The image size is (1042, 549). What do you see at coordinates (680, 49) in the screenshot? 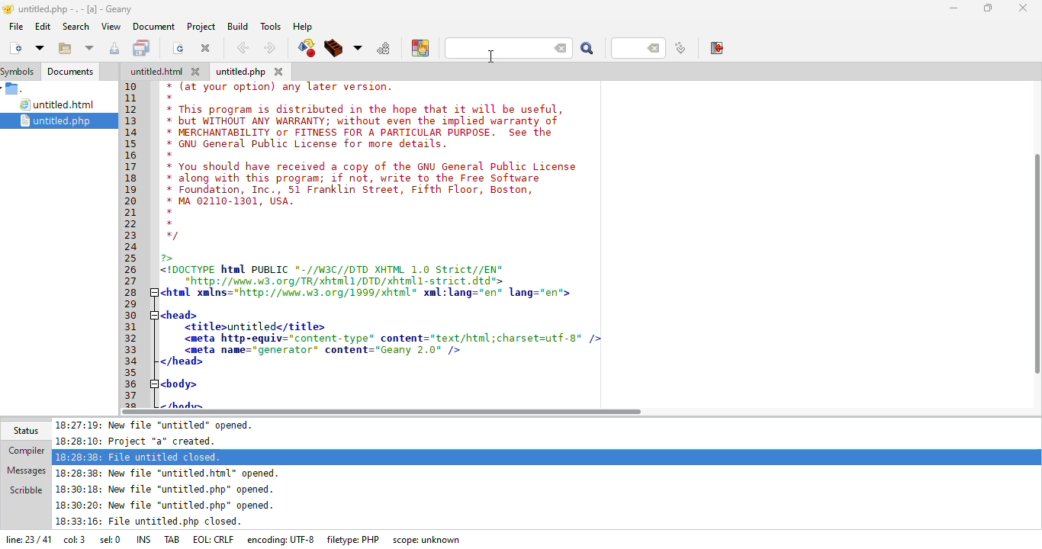
I see `jump to line` at bounding box center [680, 49].